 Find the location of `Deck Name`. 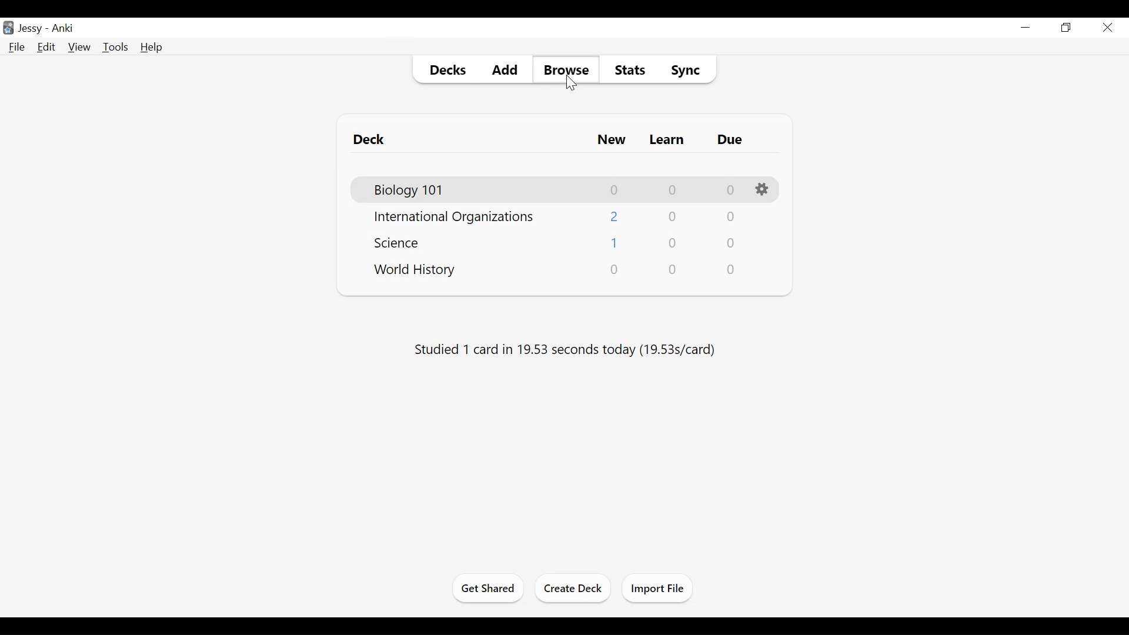

Deck Name is located at coordinates (411, 190).